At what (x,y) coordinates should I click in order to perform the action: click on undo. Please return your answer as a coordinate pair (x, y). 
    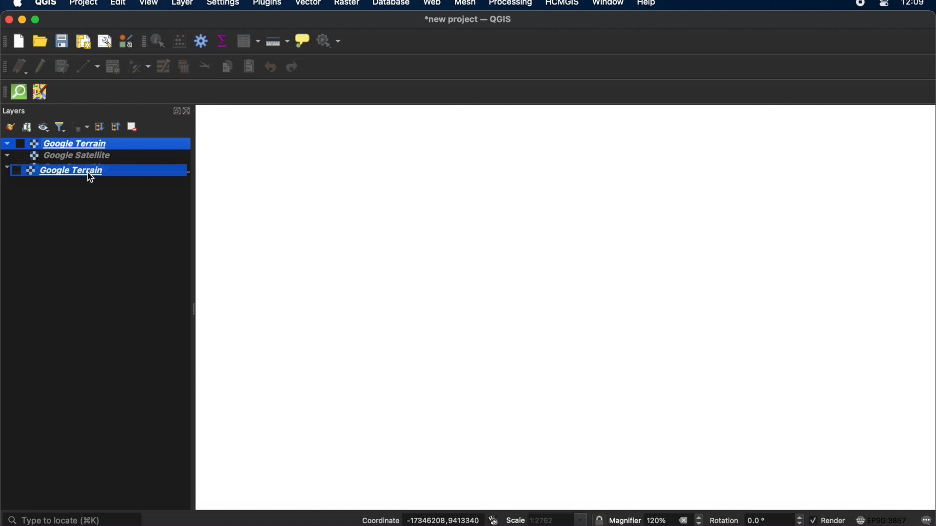
    Looking at the image, I should click on (271, 67).